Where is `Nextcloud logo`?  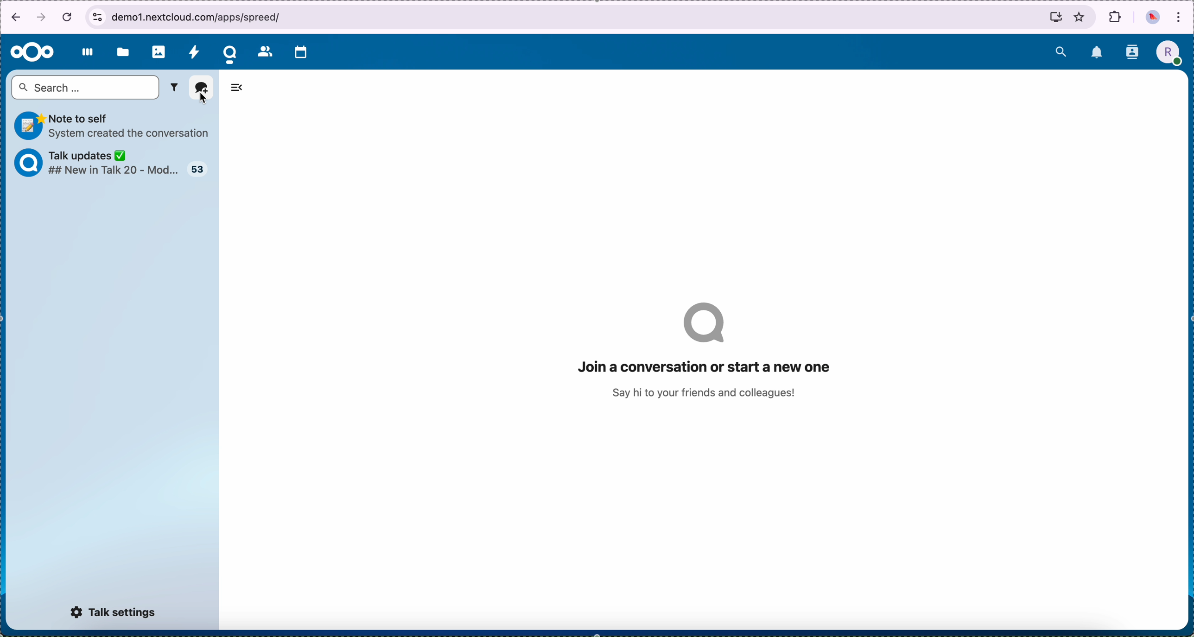
Nextcloud logo is located at coordinates (32, 53).